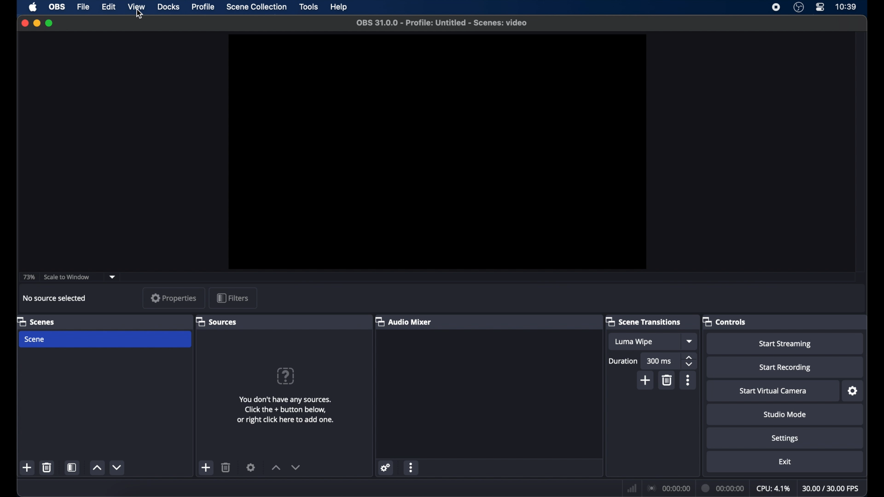 Image resolution: width=884 pixels, height=497 pixels. I want to click on edit, so click(108, 7).